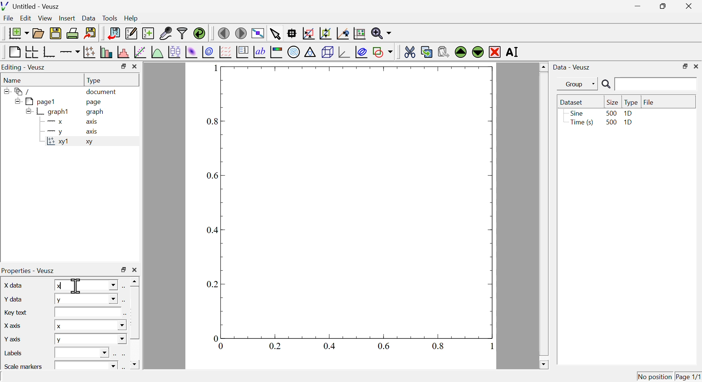 The width and height of the screenshot is (702, 382). I want to click on type, so click(631, 102).